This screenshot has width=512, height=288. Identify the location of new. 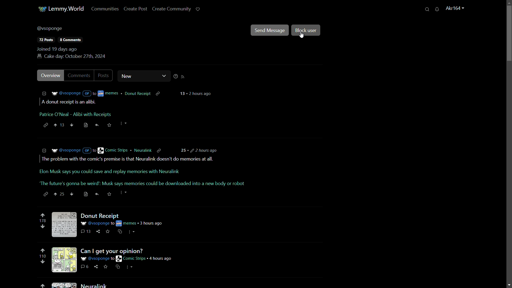
(136, 76).